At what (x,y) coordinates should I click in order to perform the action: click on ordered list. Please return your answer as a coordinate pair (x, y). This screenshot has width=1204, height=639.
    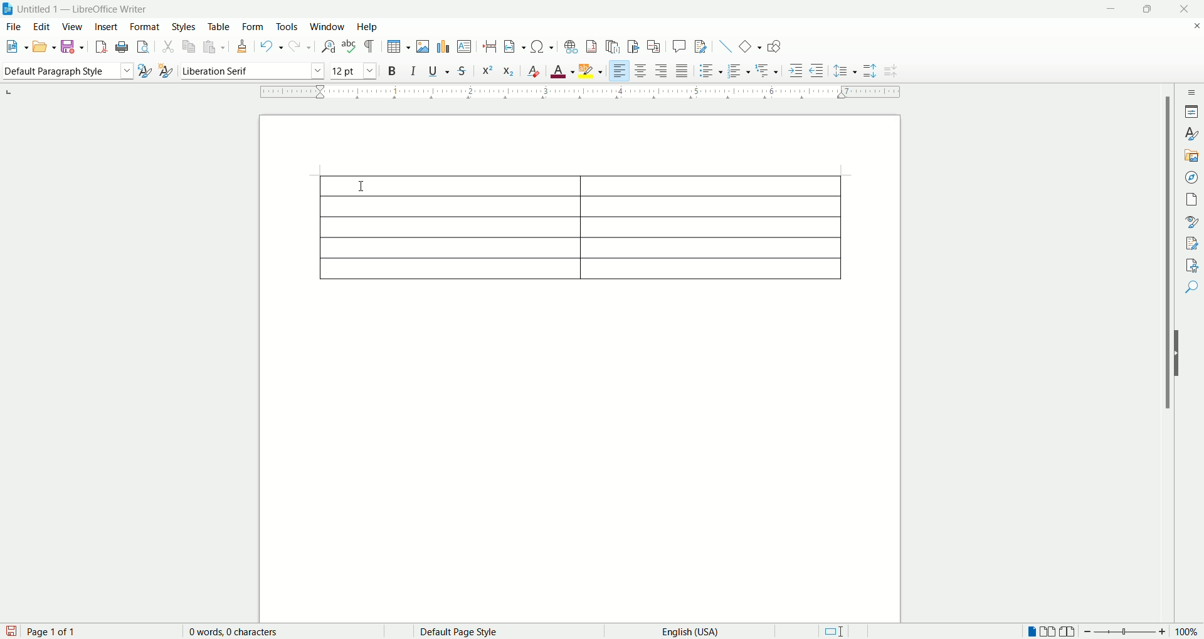
    Looking at the image, I should click on (737, 70).